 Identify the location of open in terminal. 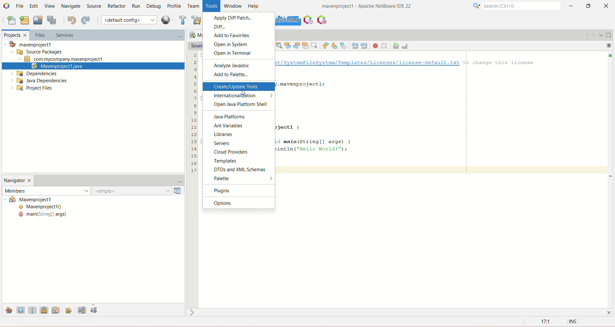
(240, 54).